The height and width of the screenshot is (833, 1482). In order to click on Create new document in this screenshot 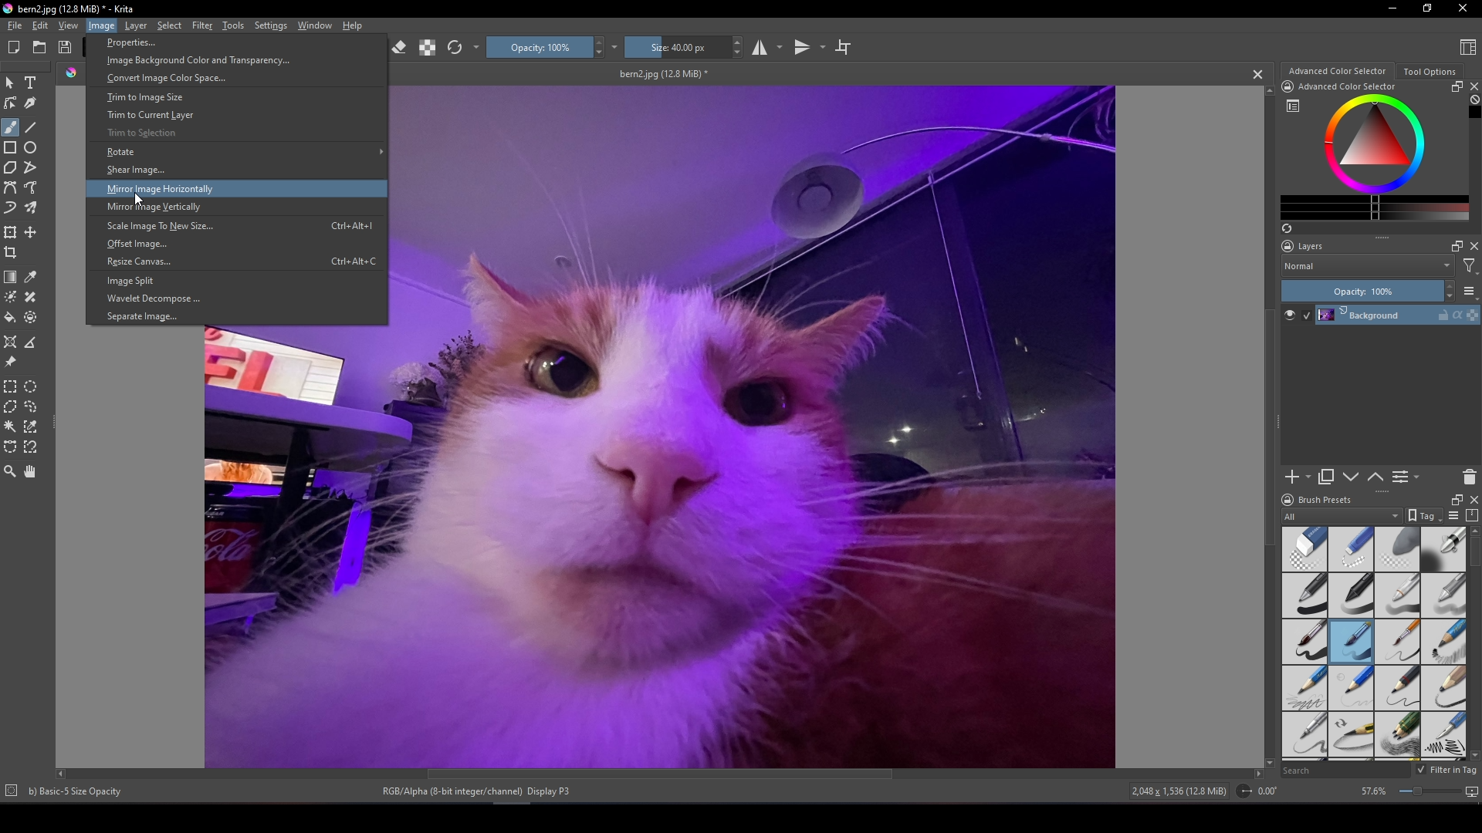, I will do `click(15, 48)`.